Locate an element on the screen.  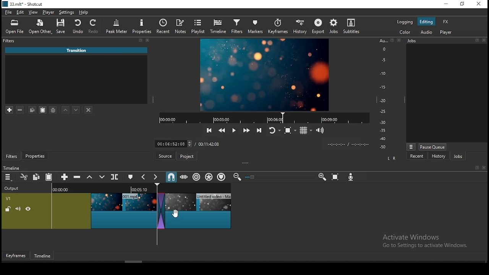
ripple is located at coordinates (197, 177).